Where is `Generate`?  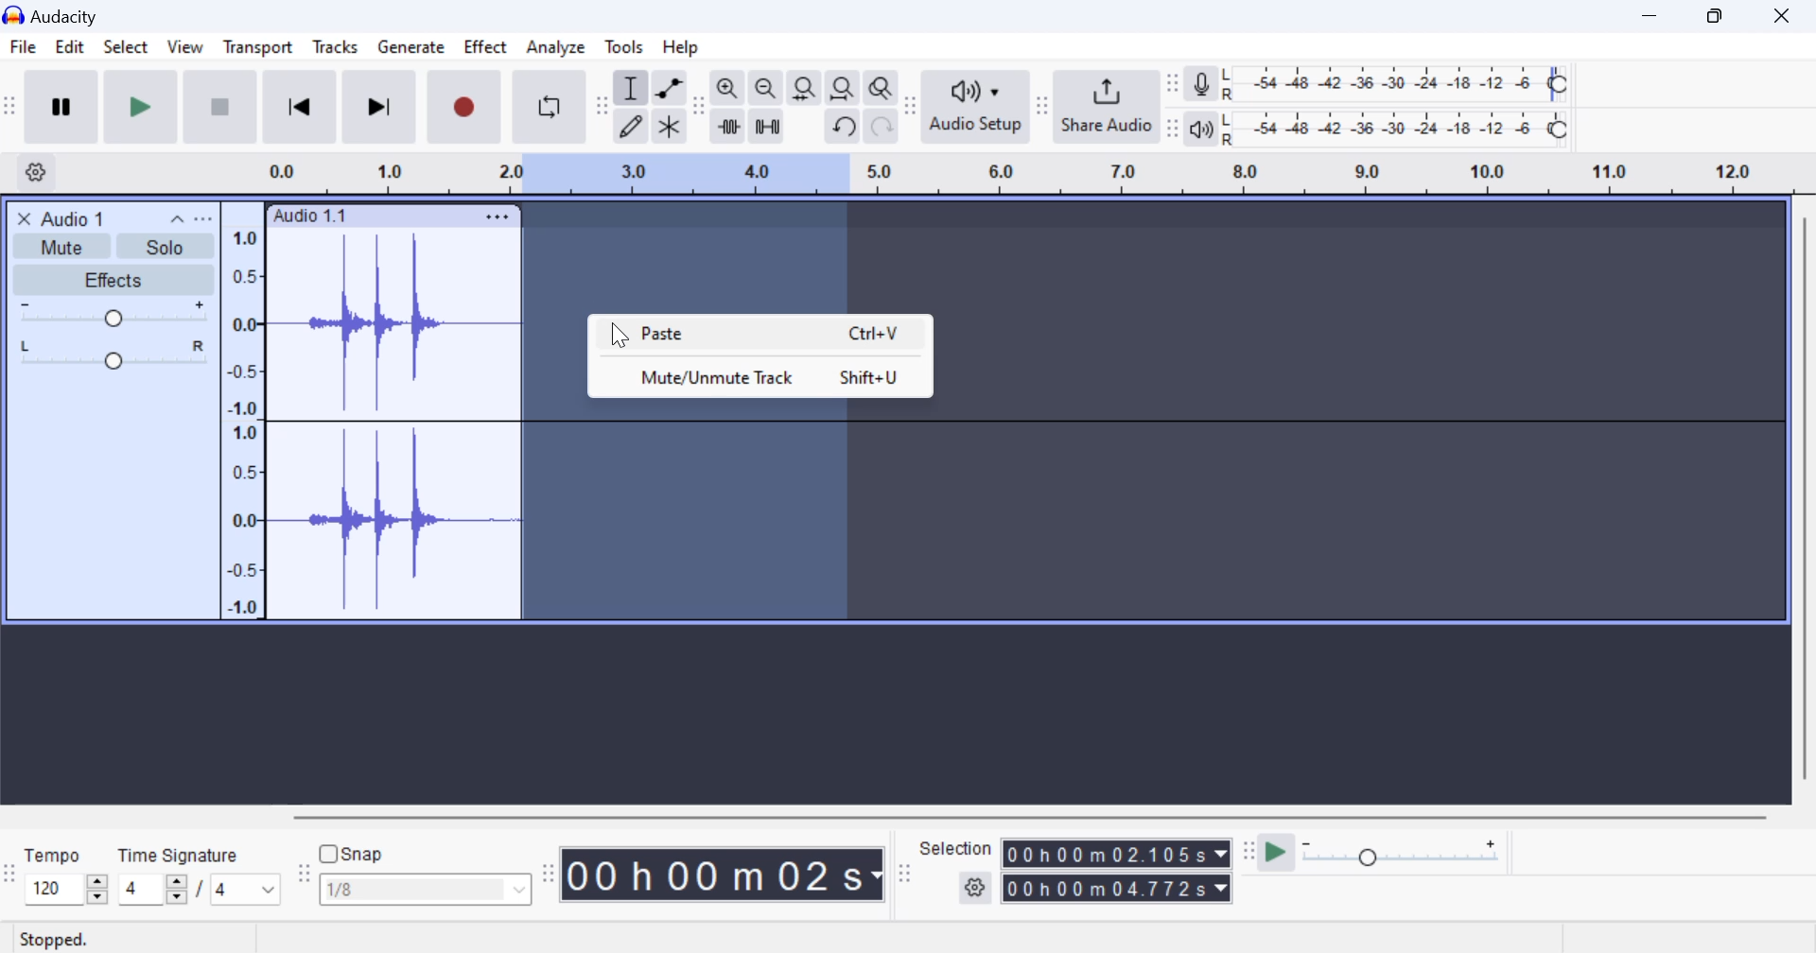
Generate is located at coordinates (410, 48).